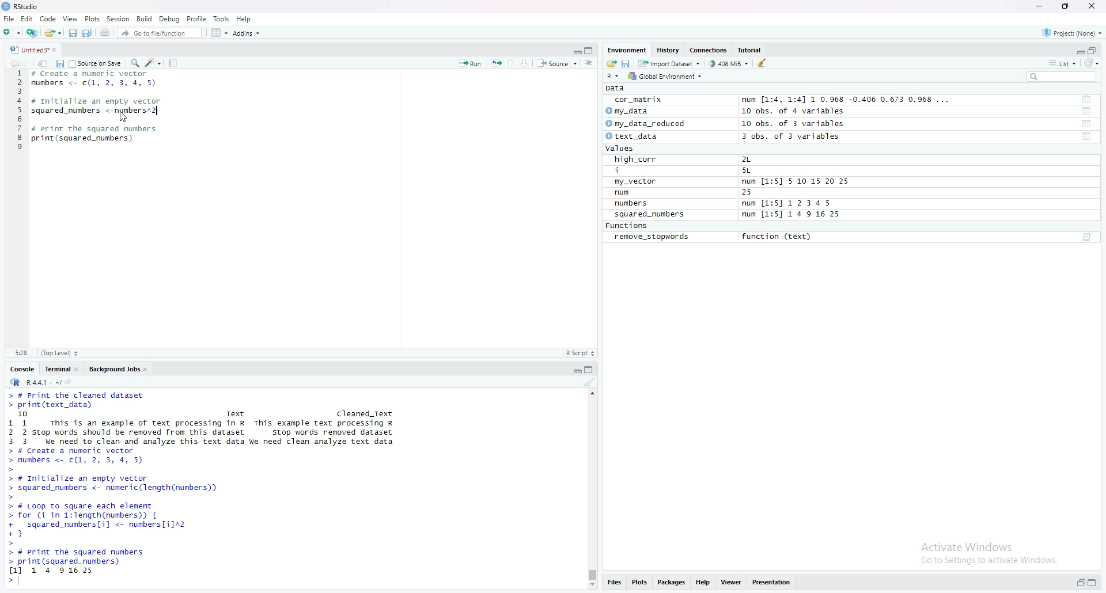  What do you see at coordinates (557, 63) in the screenshot?
I see `Source` at bounding box center [557, 63].